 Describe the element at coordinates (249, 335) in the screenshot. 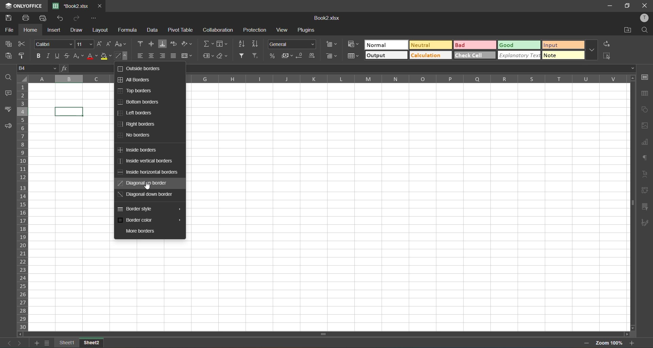

I see `scrollbar` at that location.